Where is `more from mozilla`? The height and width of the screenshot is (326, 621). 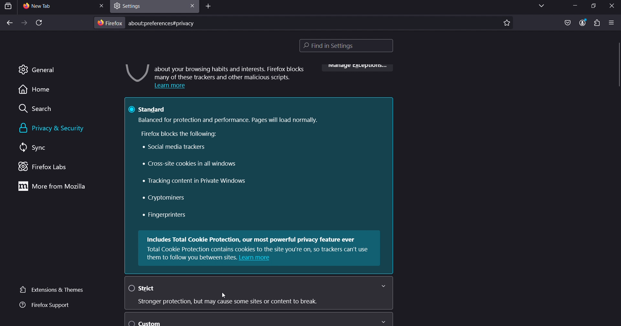 more from mozilla is located at coordinates (54, 187).